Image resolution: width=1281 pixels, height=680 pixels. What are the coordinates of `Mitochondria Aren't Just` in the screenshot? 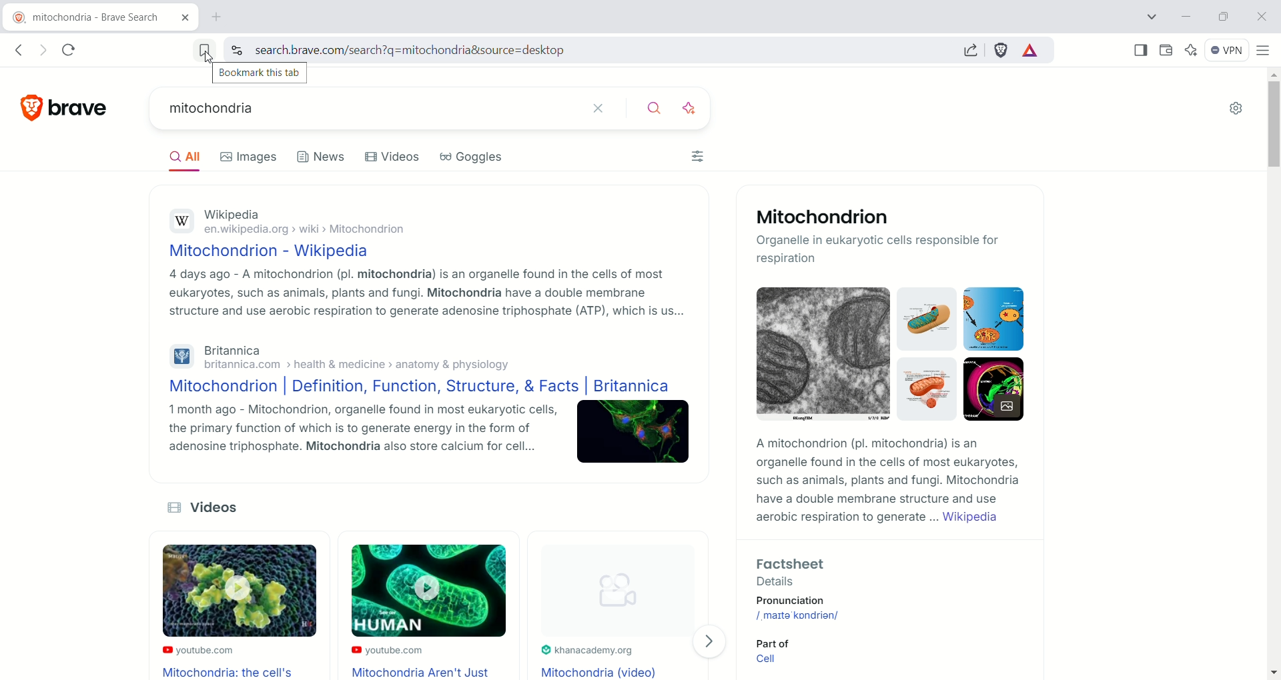 It's located at (426, 672).